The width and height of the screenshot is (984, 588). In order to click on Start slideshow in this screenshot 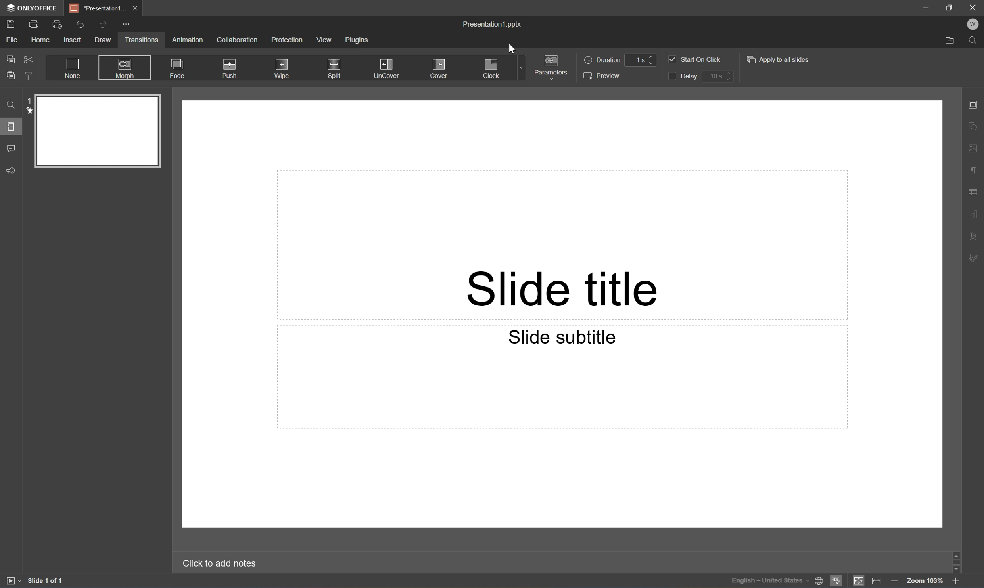, I will do `click(10, 581)`.